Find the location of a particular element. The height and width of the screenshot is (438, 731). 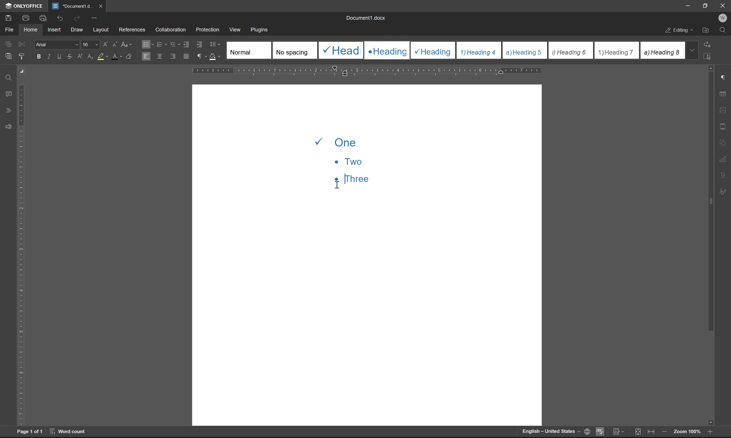

numbering is located at coordinates (161, 45).